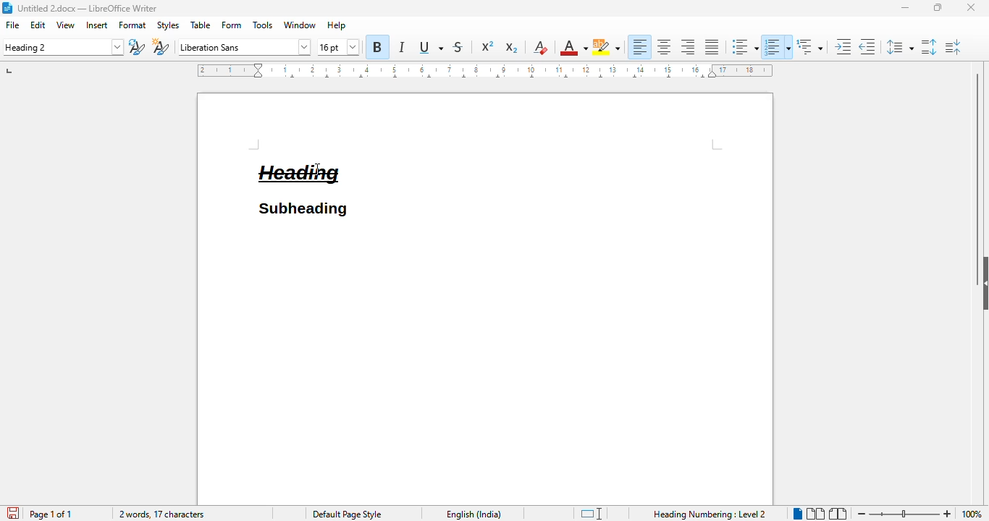  Describe the element at coordinates (982, 283) in the screenshot. I see `show` at that location.